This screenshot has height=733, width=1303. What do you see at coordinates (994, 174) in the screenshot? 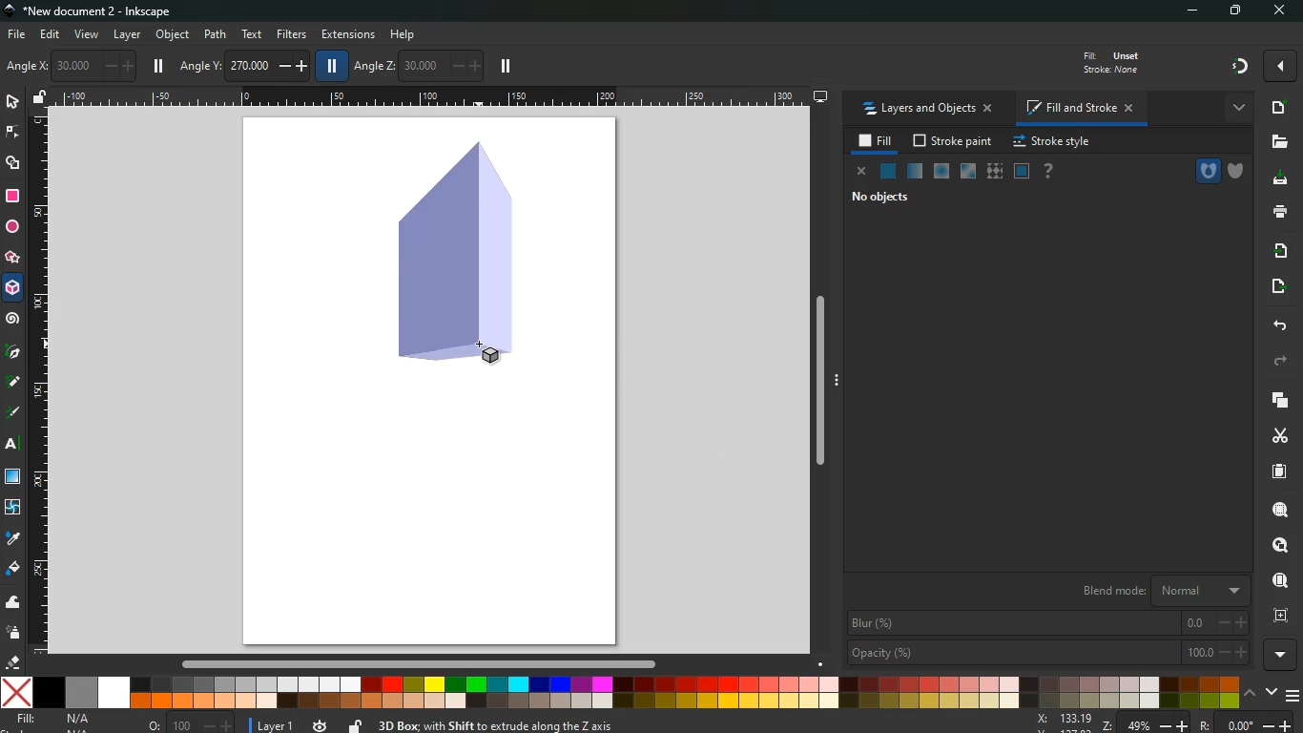
I see `texture` at bounding box center [994, 174].